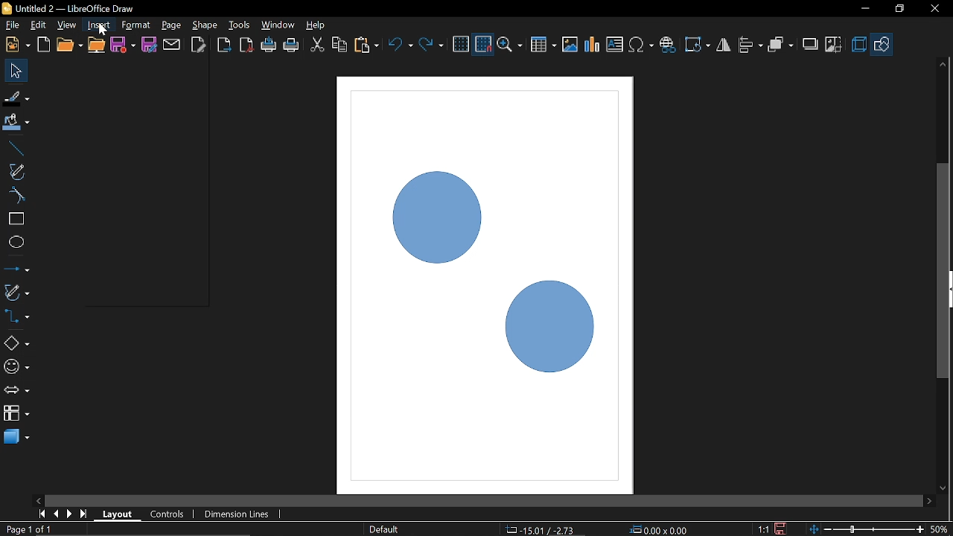 The width and height of the screenshot is (953, 536). I want to click on Connector, so click(16, 316).